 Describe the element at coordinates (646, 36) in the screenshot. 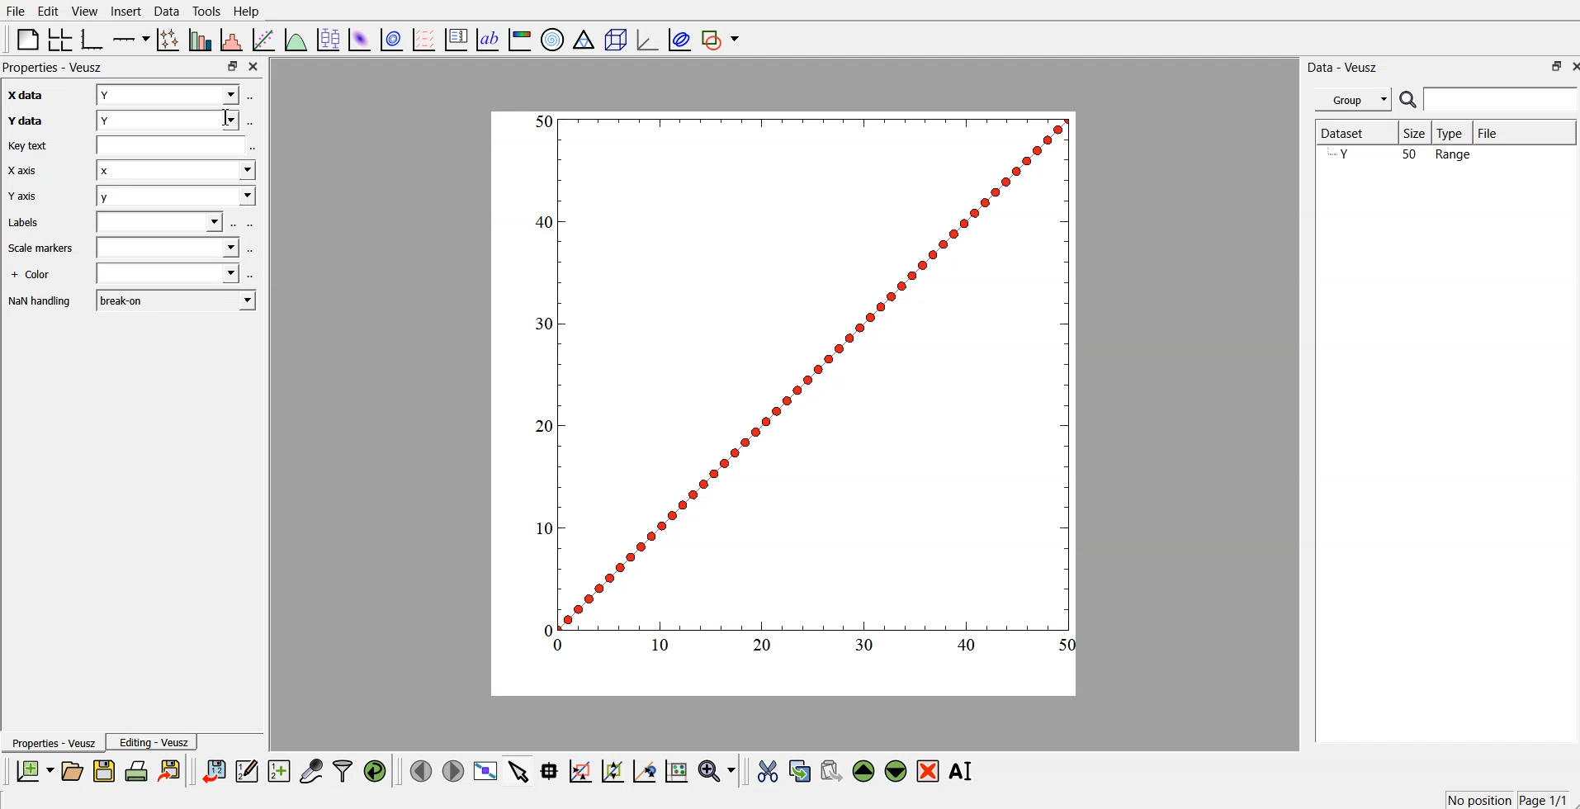

I see `3d graph` at that location.